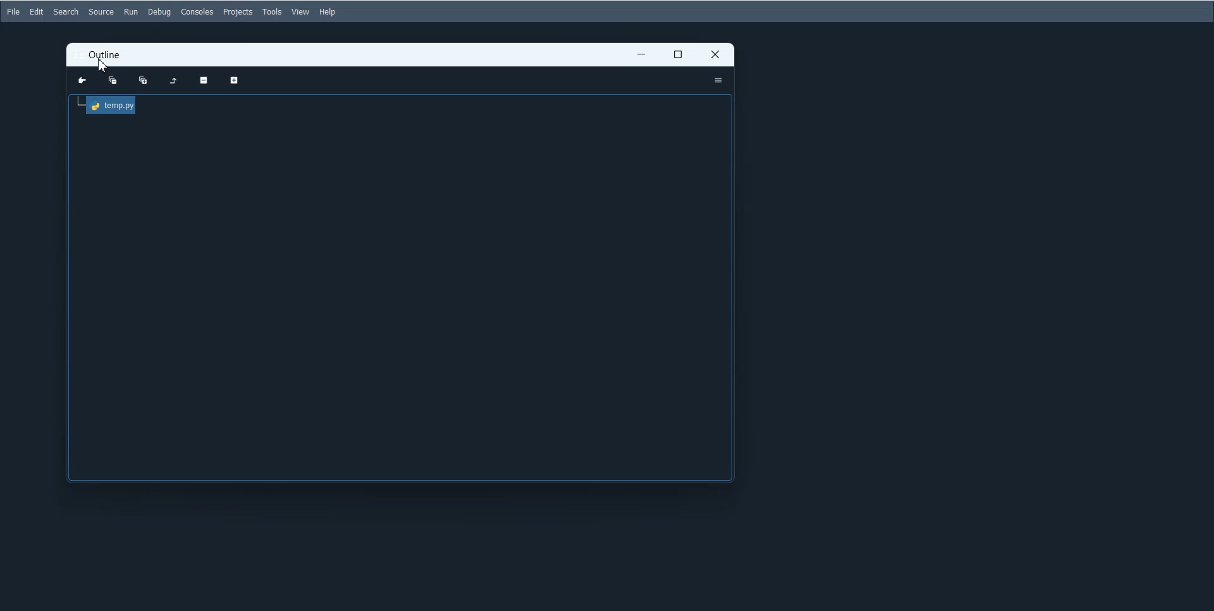 The height and width of the screenshot is (611, 1214). Describe the element at coordinates (641, 55) in the screenshot. I see `Minimize` at that location.